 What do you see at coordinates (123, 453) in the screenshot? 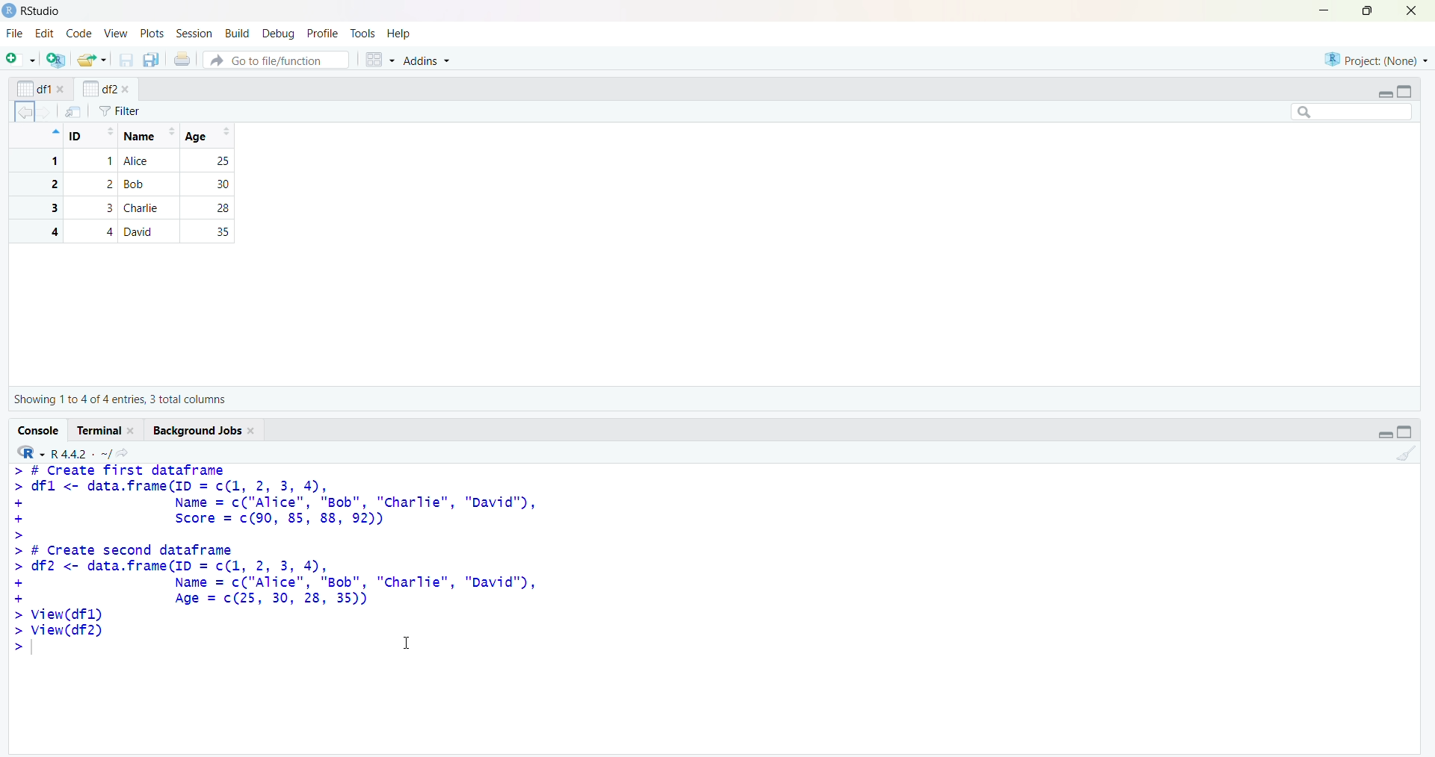
I see `share icon` at bounding box center [123, 453].